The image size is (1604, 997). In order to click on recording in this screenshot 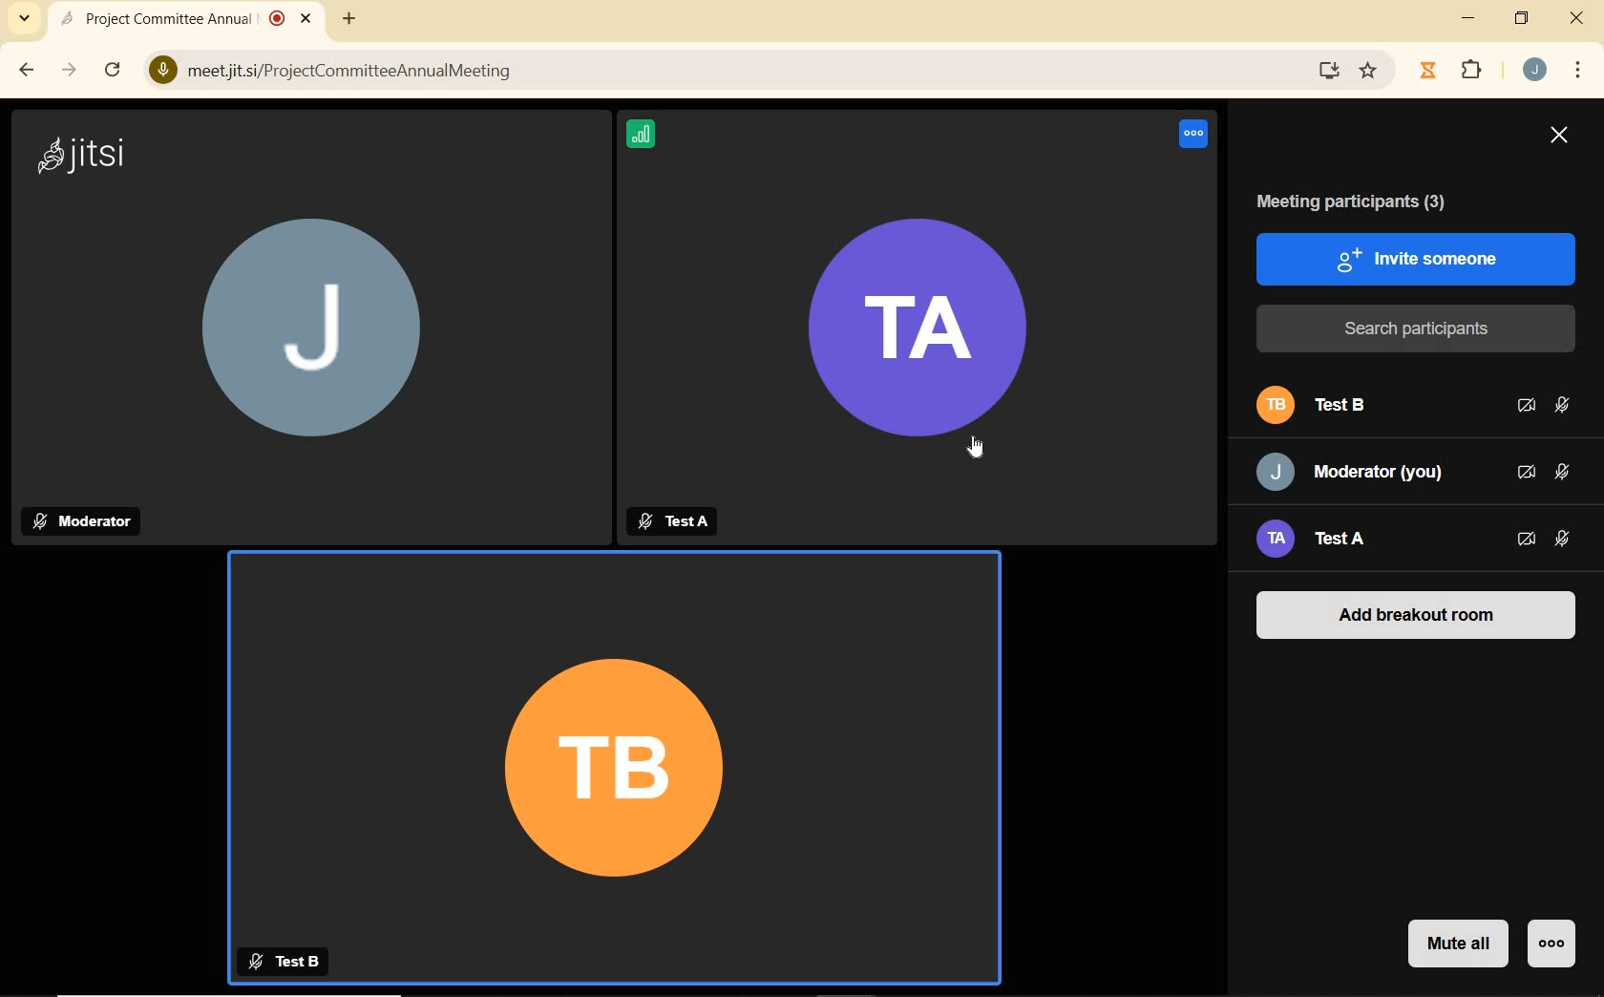, I will do `click(277, 17)`.